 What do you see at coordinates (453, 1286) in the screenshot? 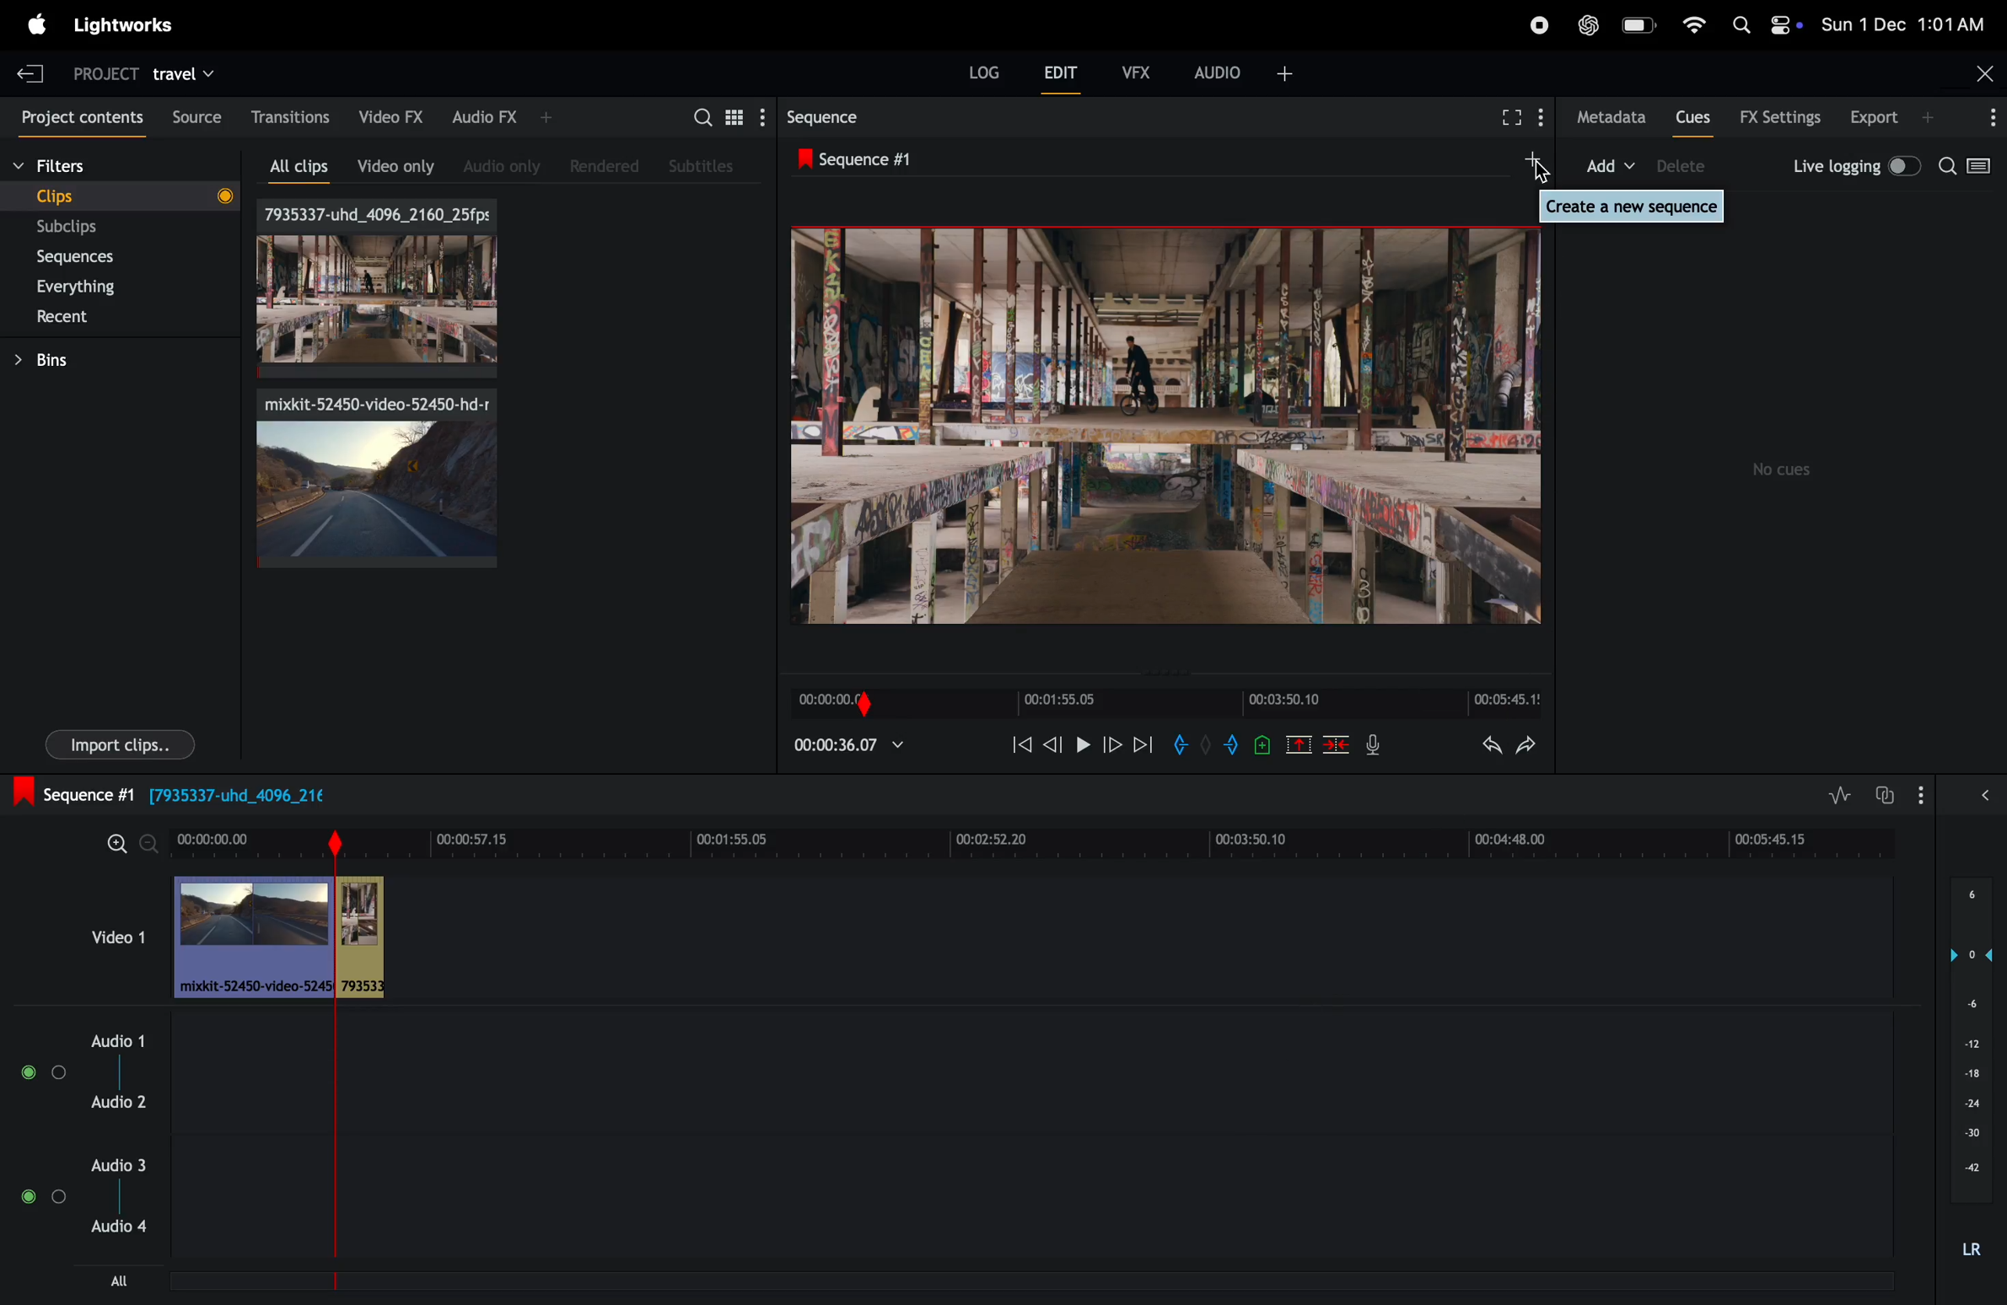
I see `Horizontal scroll bar` at bounding box center [453, 1286].